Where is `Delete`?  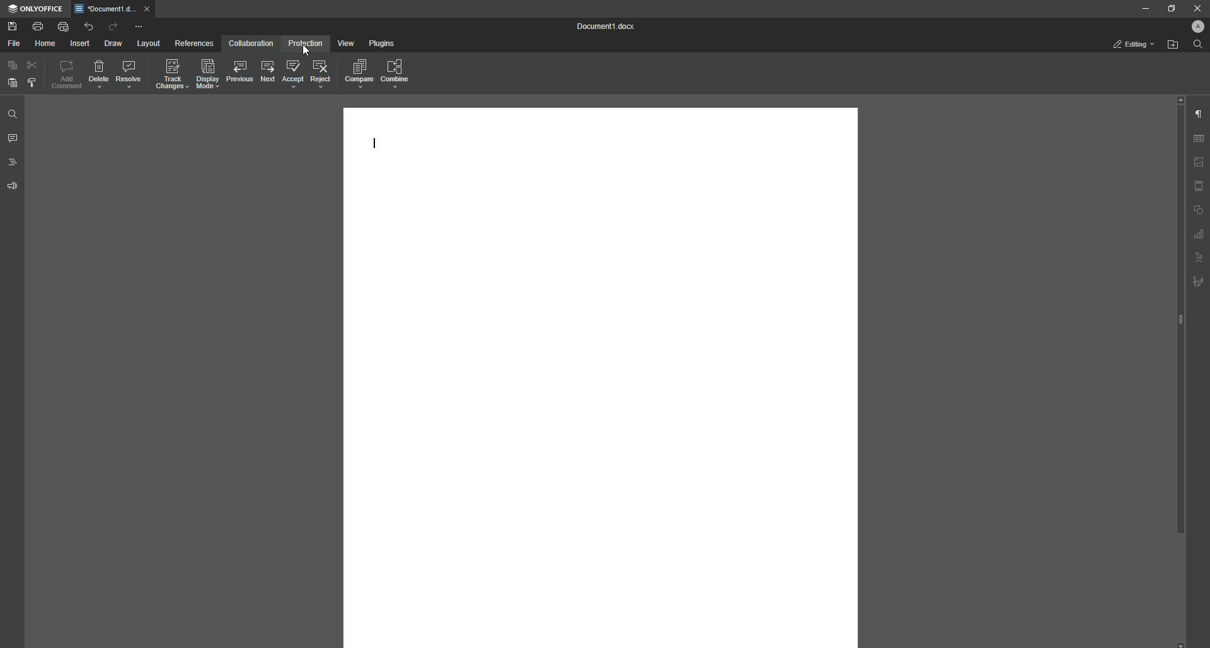 Delete is located at coordinates (98, 74).